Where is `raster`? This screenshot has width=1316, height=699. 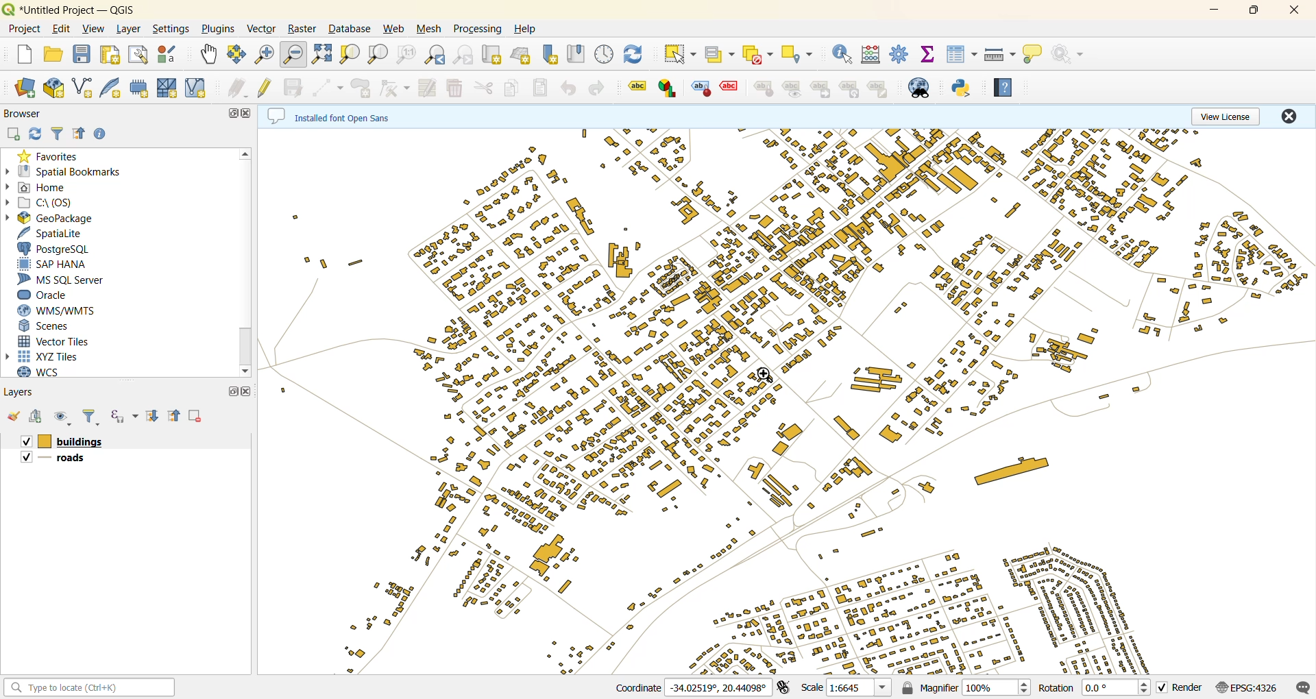 raster is located at coordinates (302, 28).